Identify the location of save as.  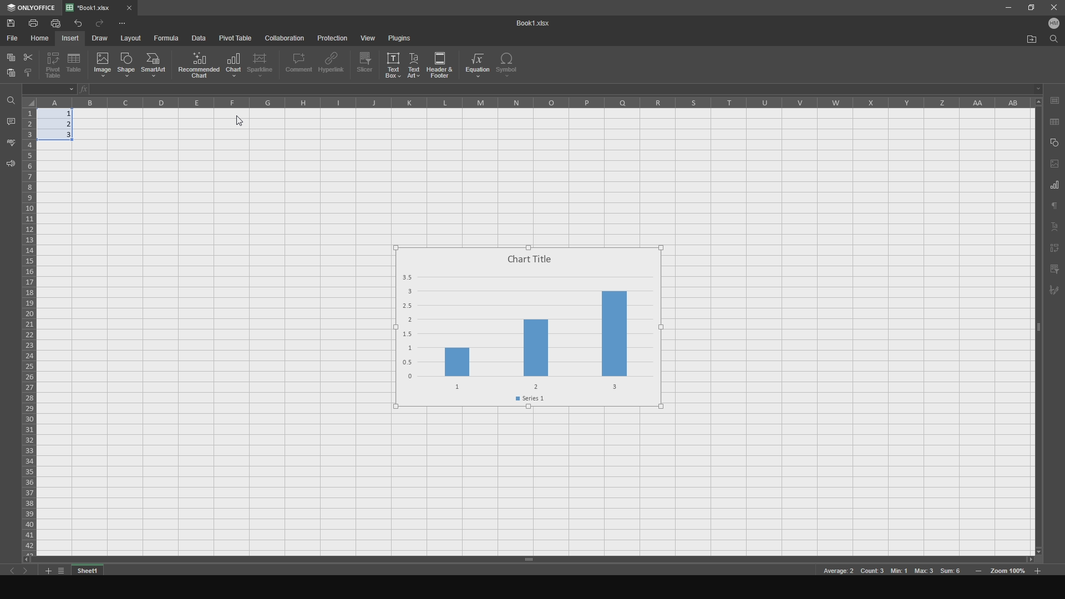
(1055, 121).